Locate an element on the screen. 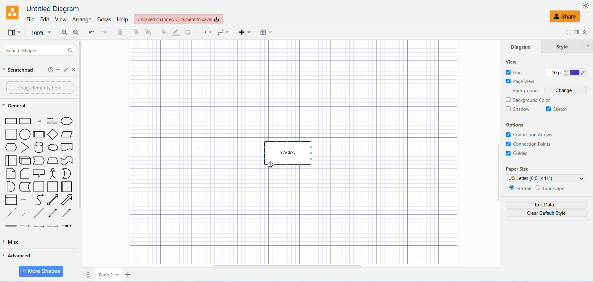 The width and height of the screenshot is (593, 282). 100% is located at coordinates (40, 33).